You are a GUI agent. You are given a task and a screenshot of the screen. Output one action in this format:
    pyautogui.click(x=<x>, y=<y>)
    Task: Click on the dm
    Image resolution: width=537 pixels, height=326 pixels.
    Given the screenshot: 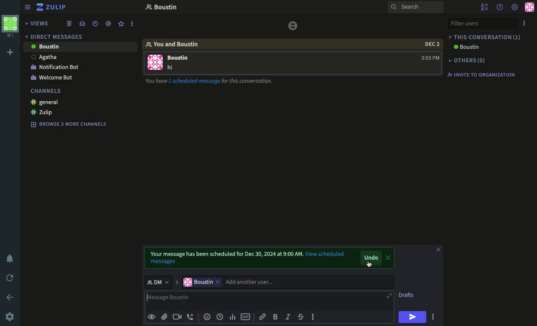 What is the action you would take?
    pyautogui.click(x=161, y=282)
    